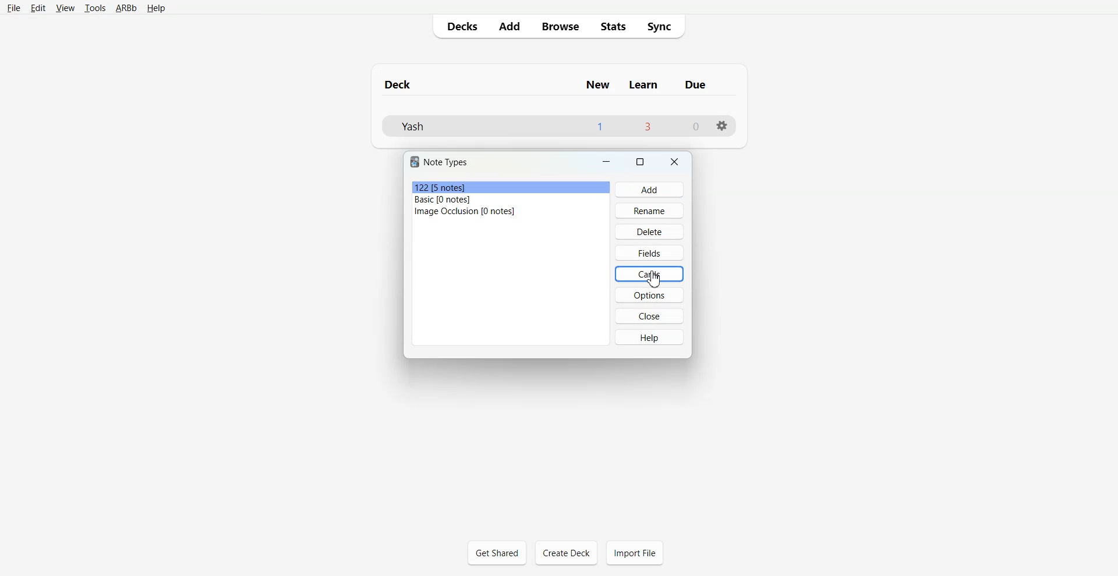  I want to click on Help, so click(155, 9).